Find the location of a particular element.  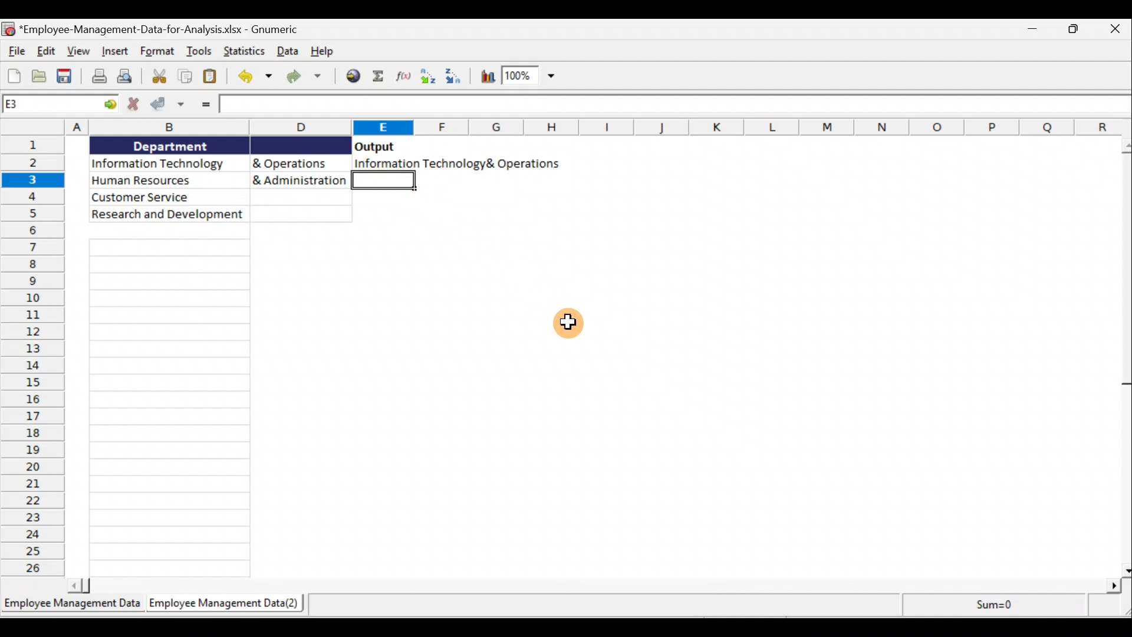

selected cell is located at coordinates (387, 183).